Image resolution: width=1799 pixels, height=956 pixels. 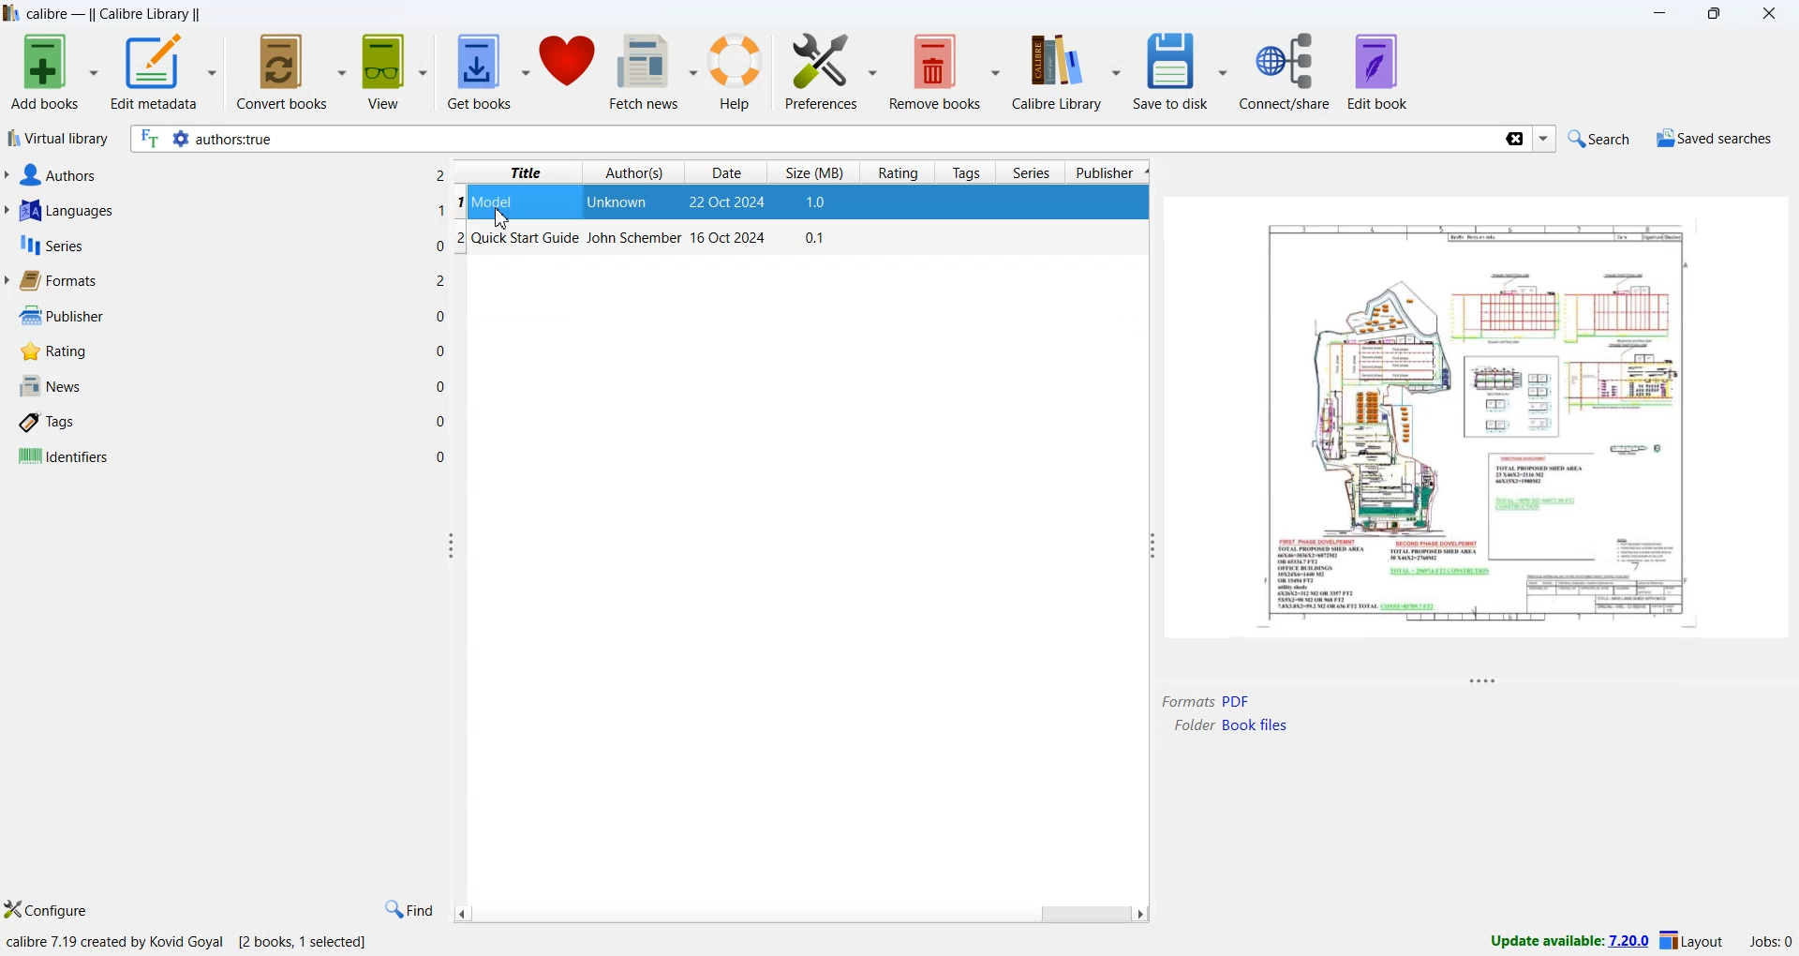 I want to click on Dropdown, so click(x=1546, y=140).